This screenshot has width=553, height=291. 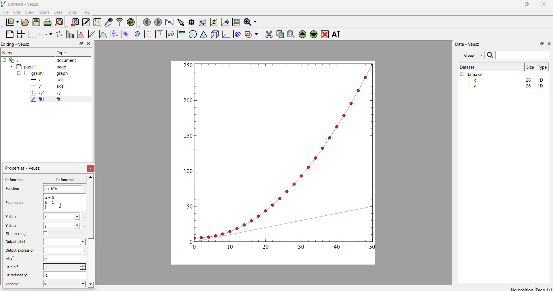 I want to click on Plot a 2d dataset as contours, so click(x=136, y=35).